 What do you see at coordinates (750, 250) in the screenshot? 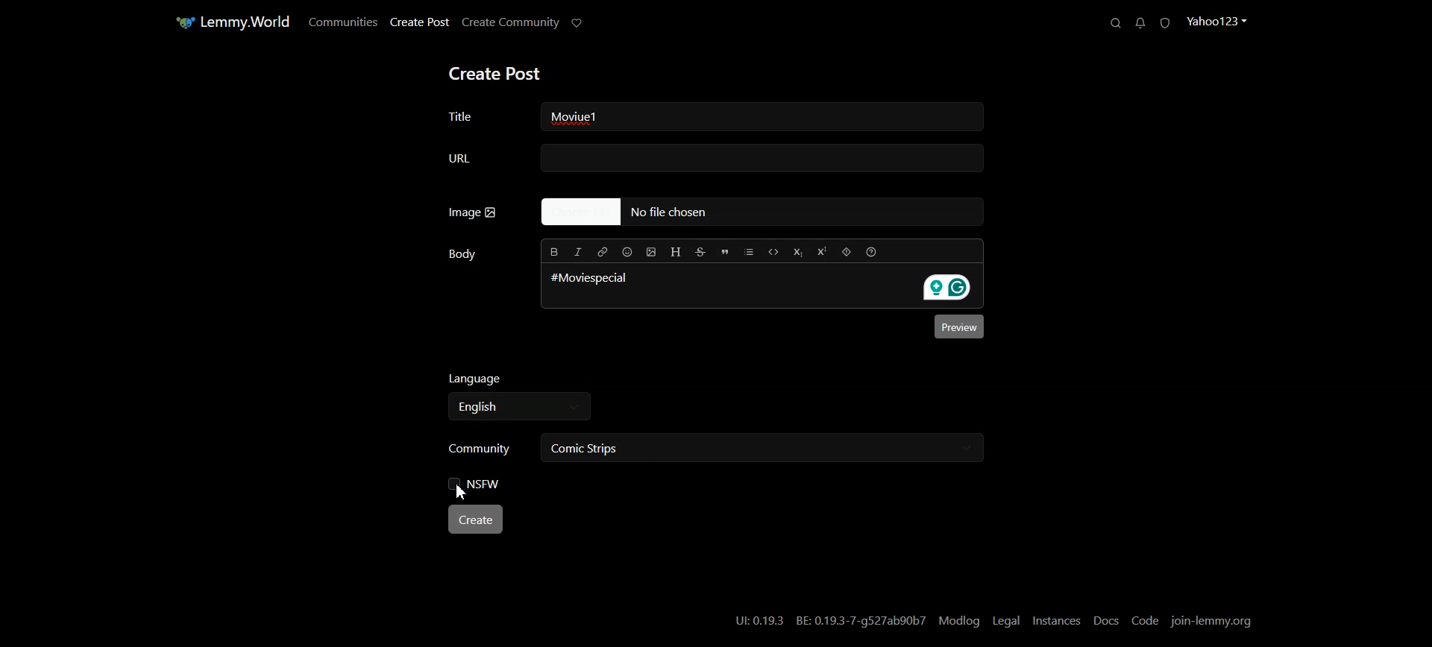
I see `List` at bounding box center [750, 250].